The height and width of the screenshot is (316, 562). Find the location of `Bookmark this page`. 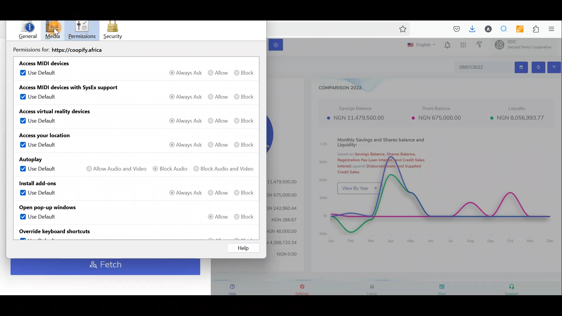

Bookmark this page is located at coordinates (402, 30).